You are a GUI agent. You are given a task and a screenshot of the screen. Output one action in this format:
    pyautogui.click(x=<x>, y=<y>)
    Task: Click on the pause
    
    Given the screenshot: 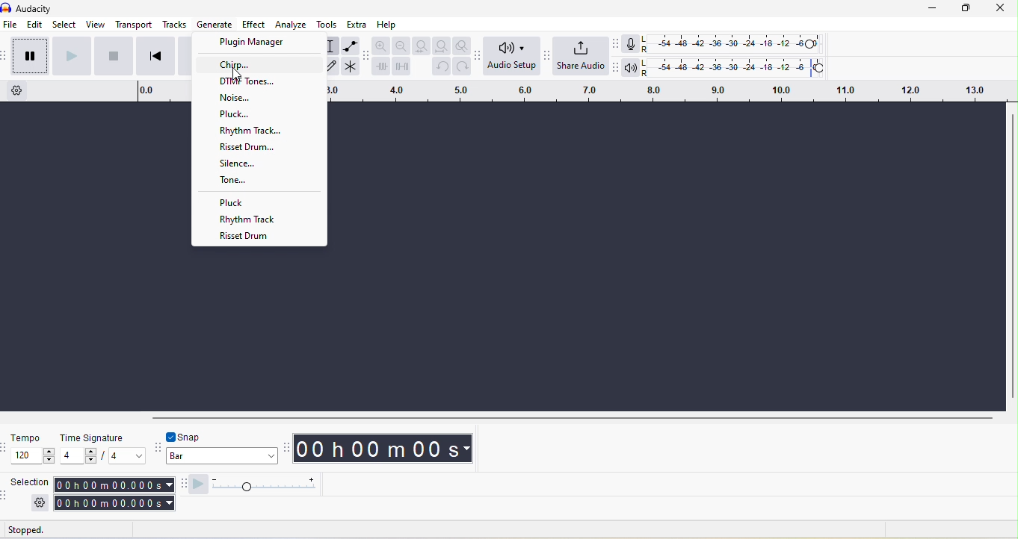 What is the action you would take?
    pyautogui.click(x=28, y=56)
    